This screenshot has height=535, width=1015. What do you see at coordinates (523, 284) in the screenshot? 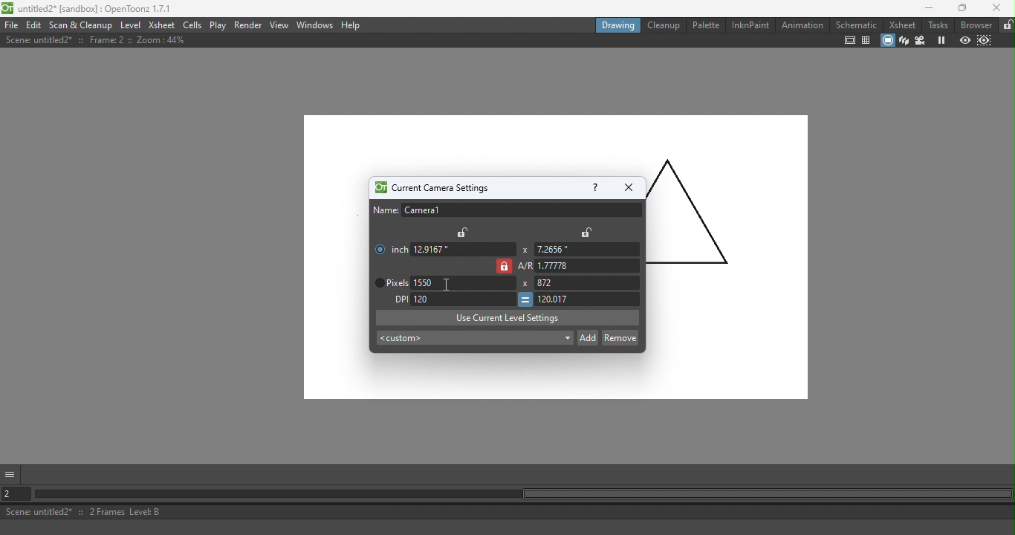
I see `X` at bounding box center [523, 284].